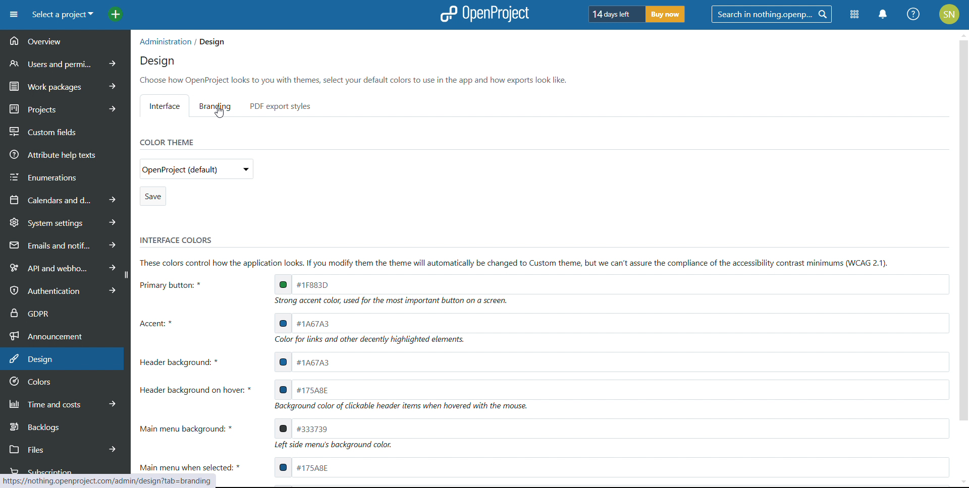 The width and height of the screenshot is (969, 488). What do you see at coordinates (962, 238) in the screenshot?
I see `vertical scroll bar` at bounding box center [962, 238].